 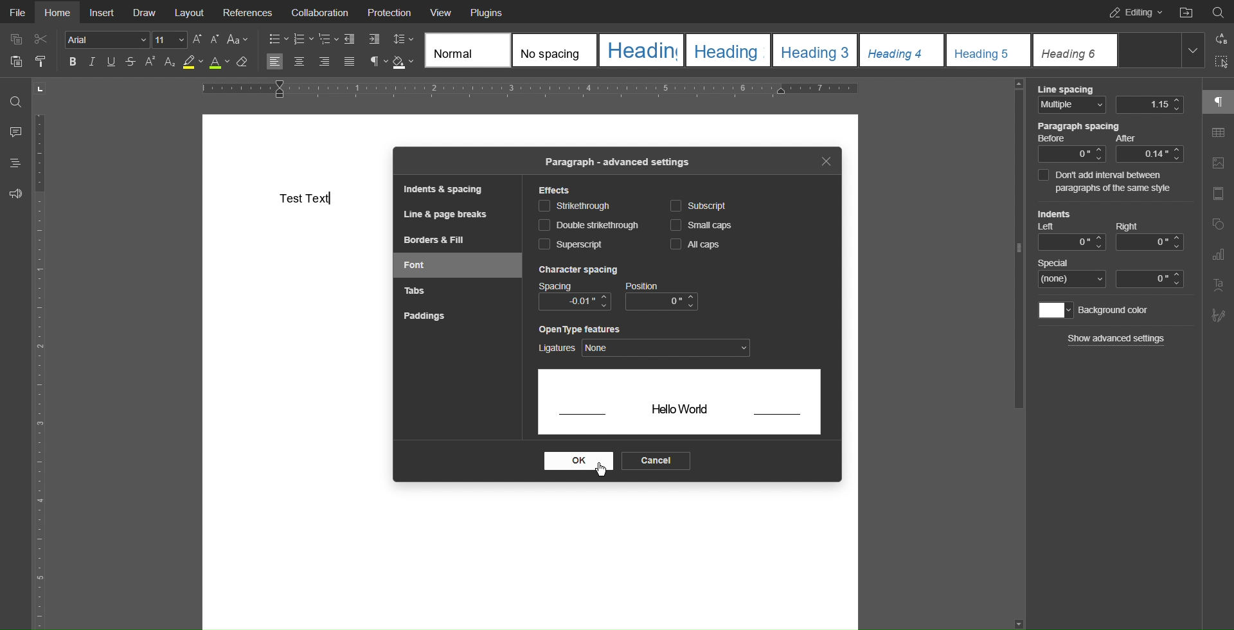 What do you see at coordinates (646, 341) in the screenshot?
I see `OpenType features` at bounding box center [646, 341].